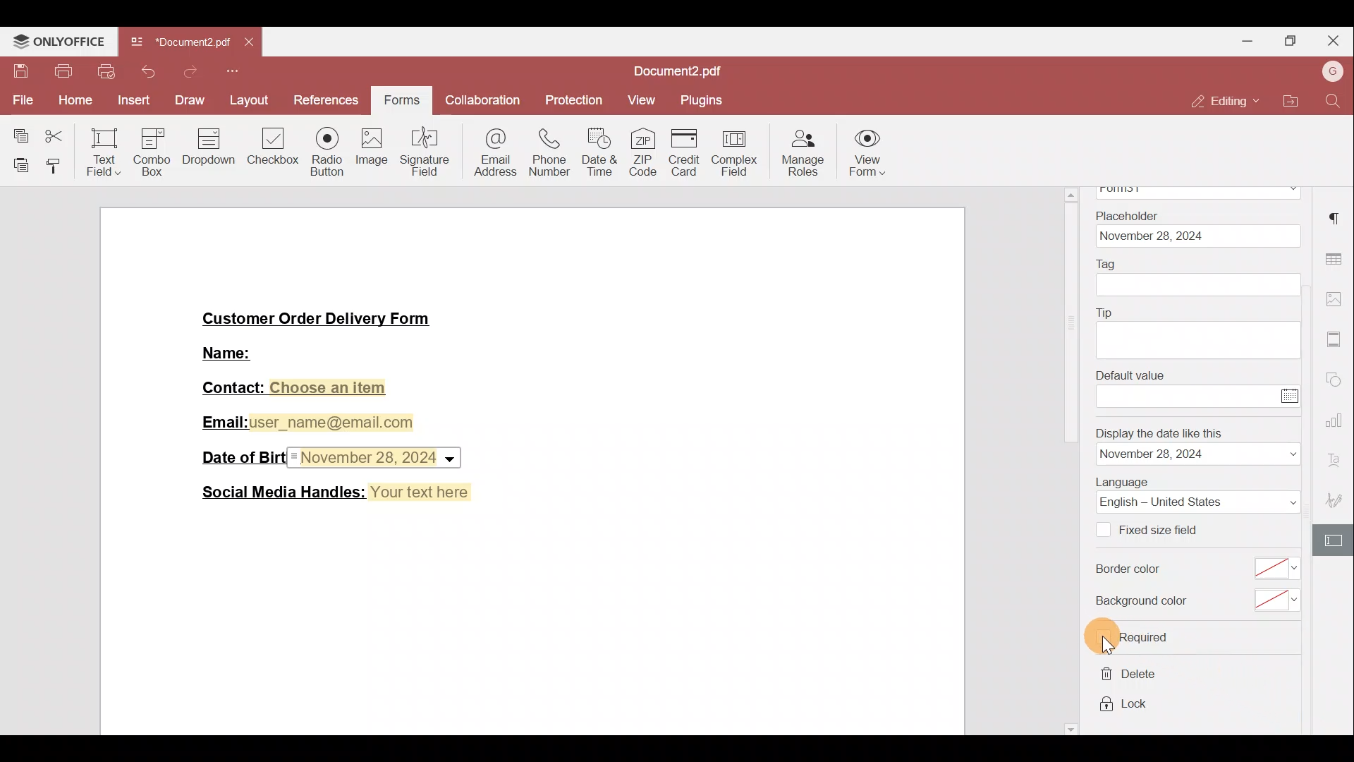 The height and width of the screenshot is (762, 1354). Describe the element at coordinates (1290, 395) in the screenshot. I see `Calendar ` at that location.